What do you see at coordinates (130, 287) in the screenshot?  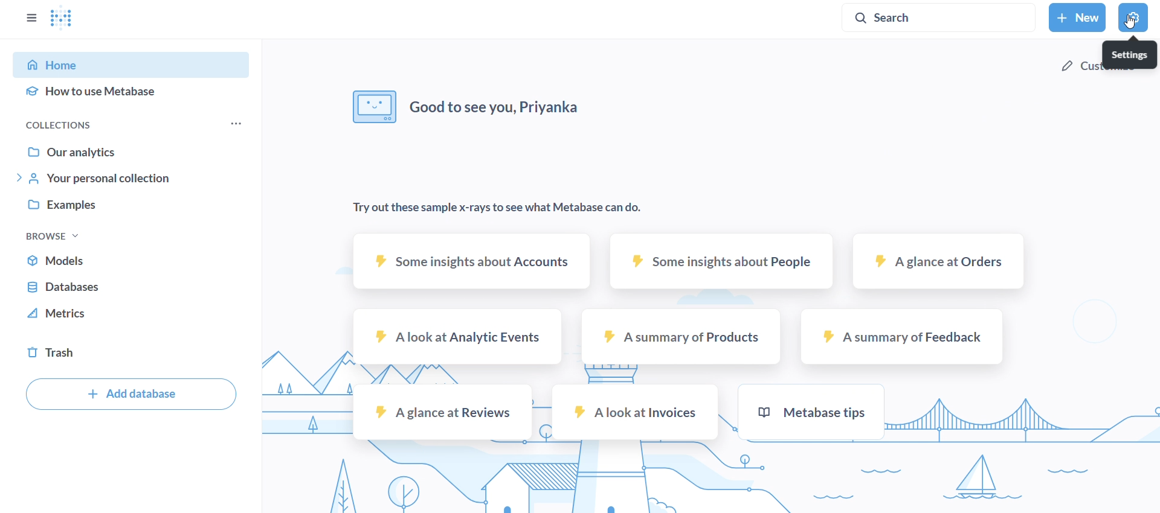 I see `database` at bounding box center [130, 287].